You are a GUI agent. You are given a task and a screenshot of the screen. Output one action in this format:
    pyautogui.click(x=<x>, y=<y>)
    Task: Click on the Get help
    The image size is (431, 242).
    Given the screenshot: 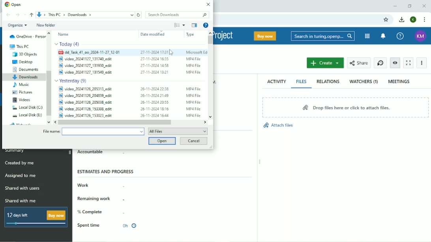 What is the action you would take?
    pyautogui.click(x=206, y=25)
    